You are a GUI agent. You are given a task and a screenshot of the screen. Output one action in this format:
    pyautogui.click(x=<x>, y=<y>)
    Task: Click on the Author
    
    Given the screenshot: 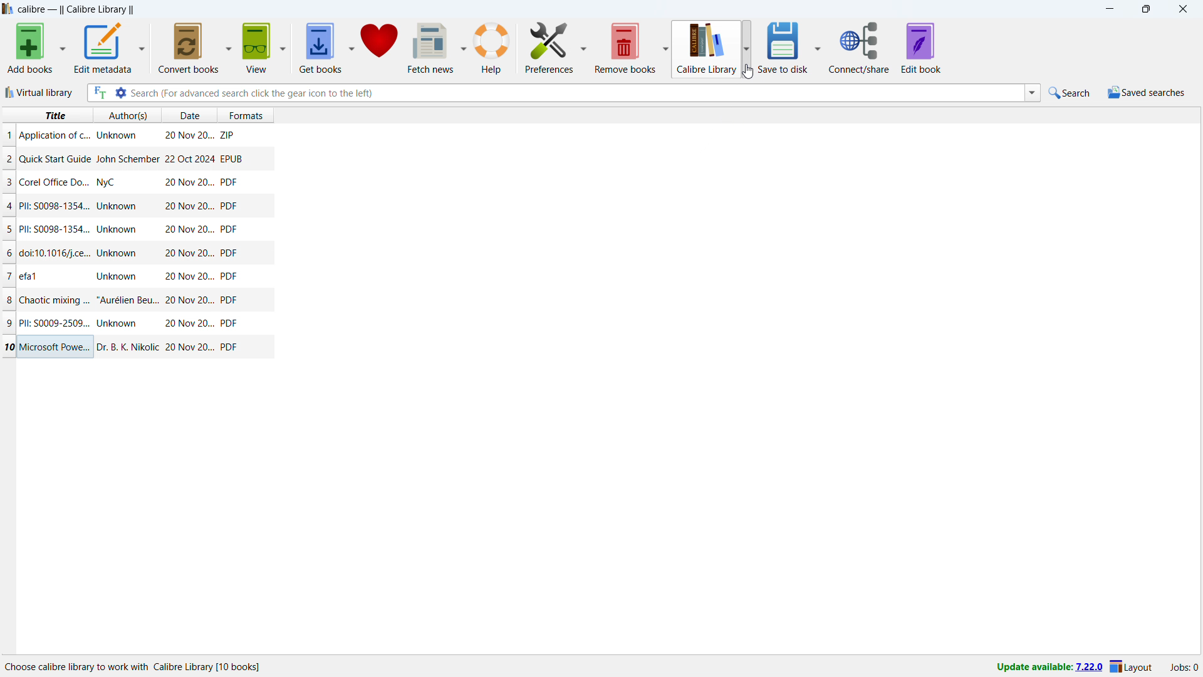 What is the action you would take?
    pyautogui.click(x=117, y=275)
    